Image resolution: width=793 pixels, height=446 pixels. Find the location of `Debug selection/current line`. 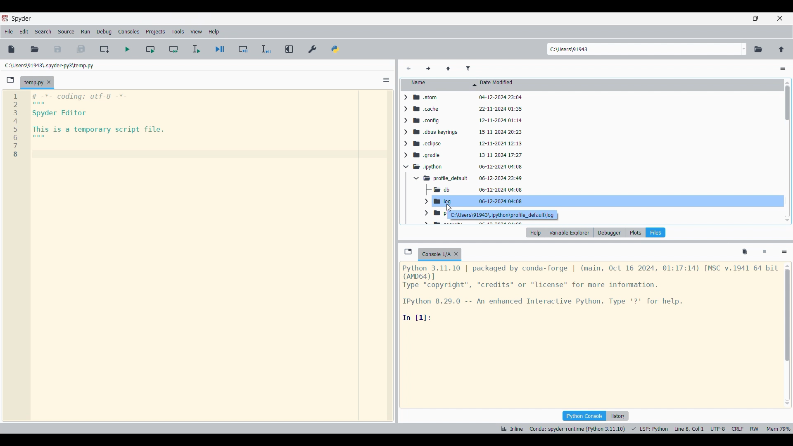

Debug selection/current line is located at coordinates (266, 49).